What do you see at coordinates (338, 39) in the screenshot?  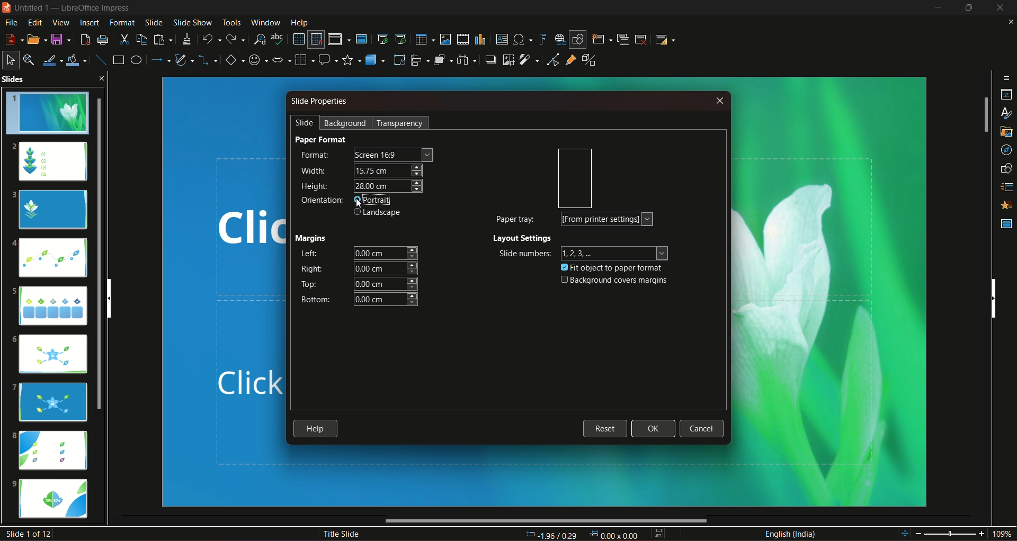 I see `display views` at bounding box center [338, 39].